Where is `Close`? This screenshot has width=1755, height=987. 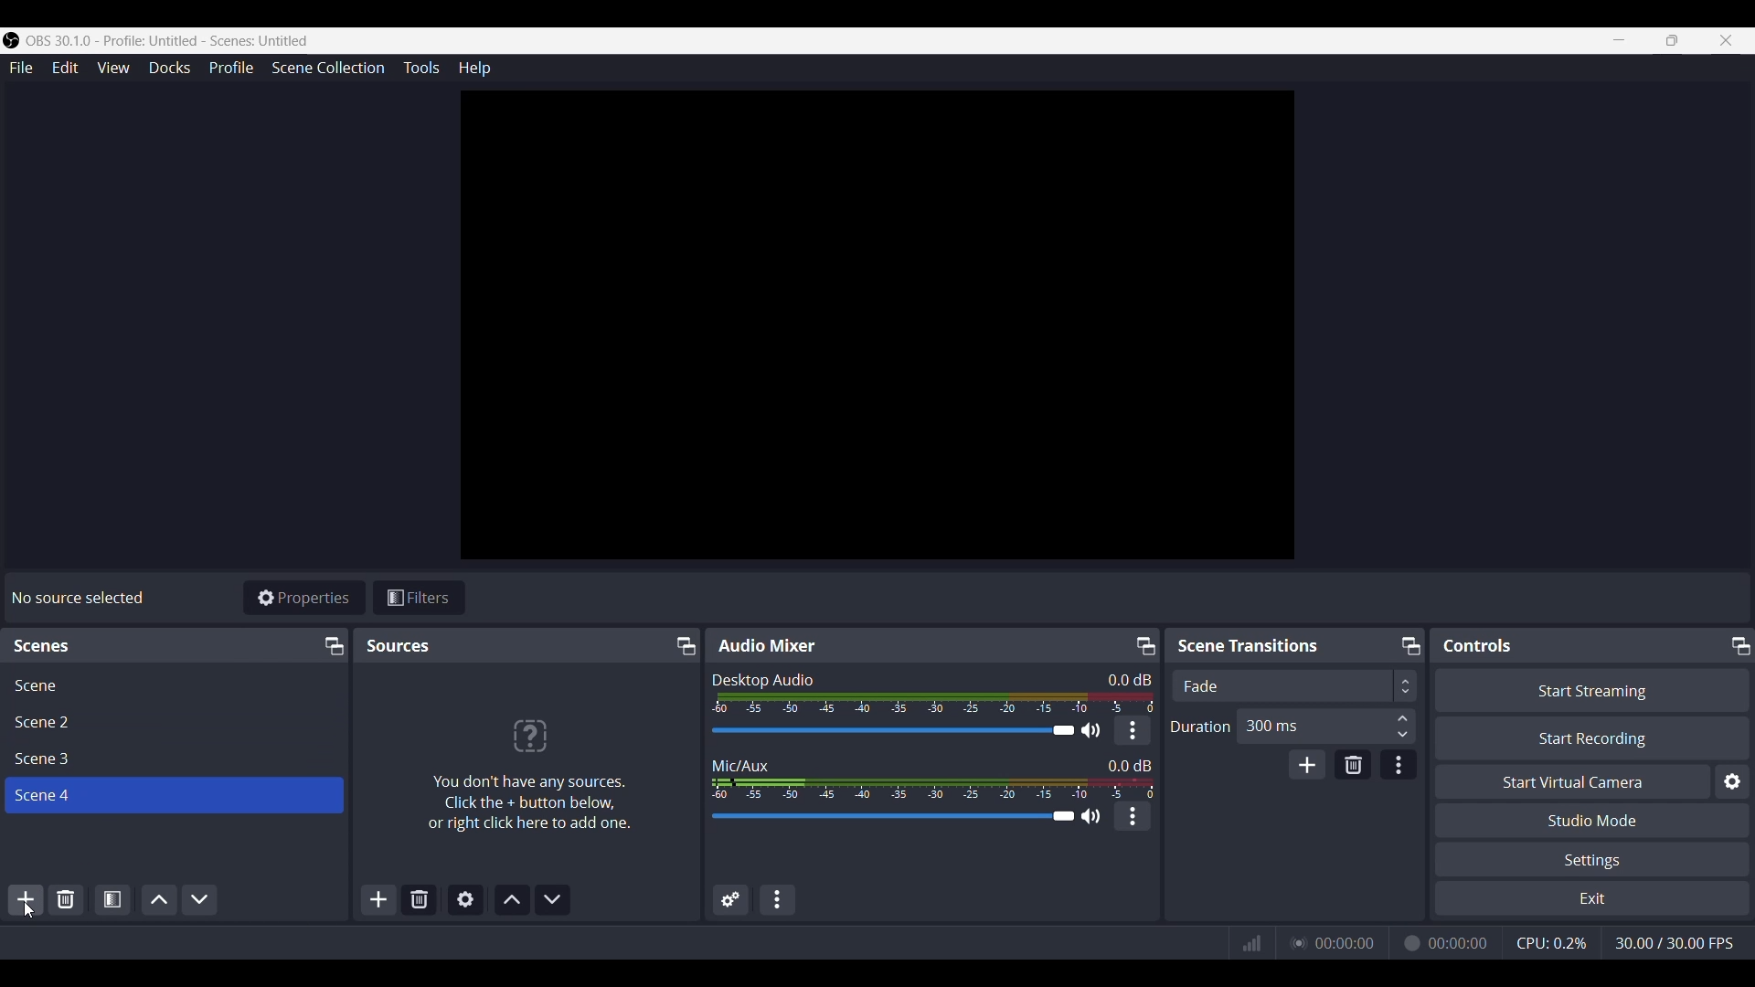 Close is located at coordinates (1729, 40).